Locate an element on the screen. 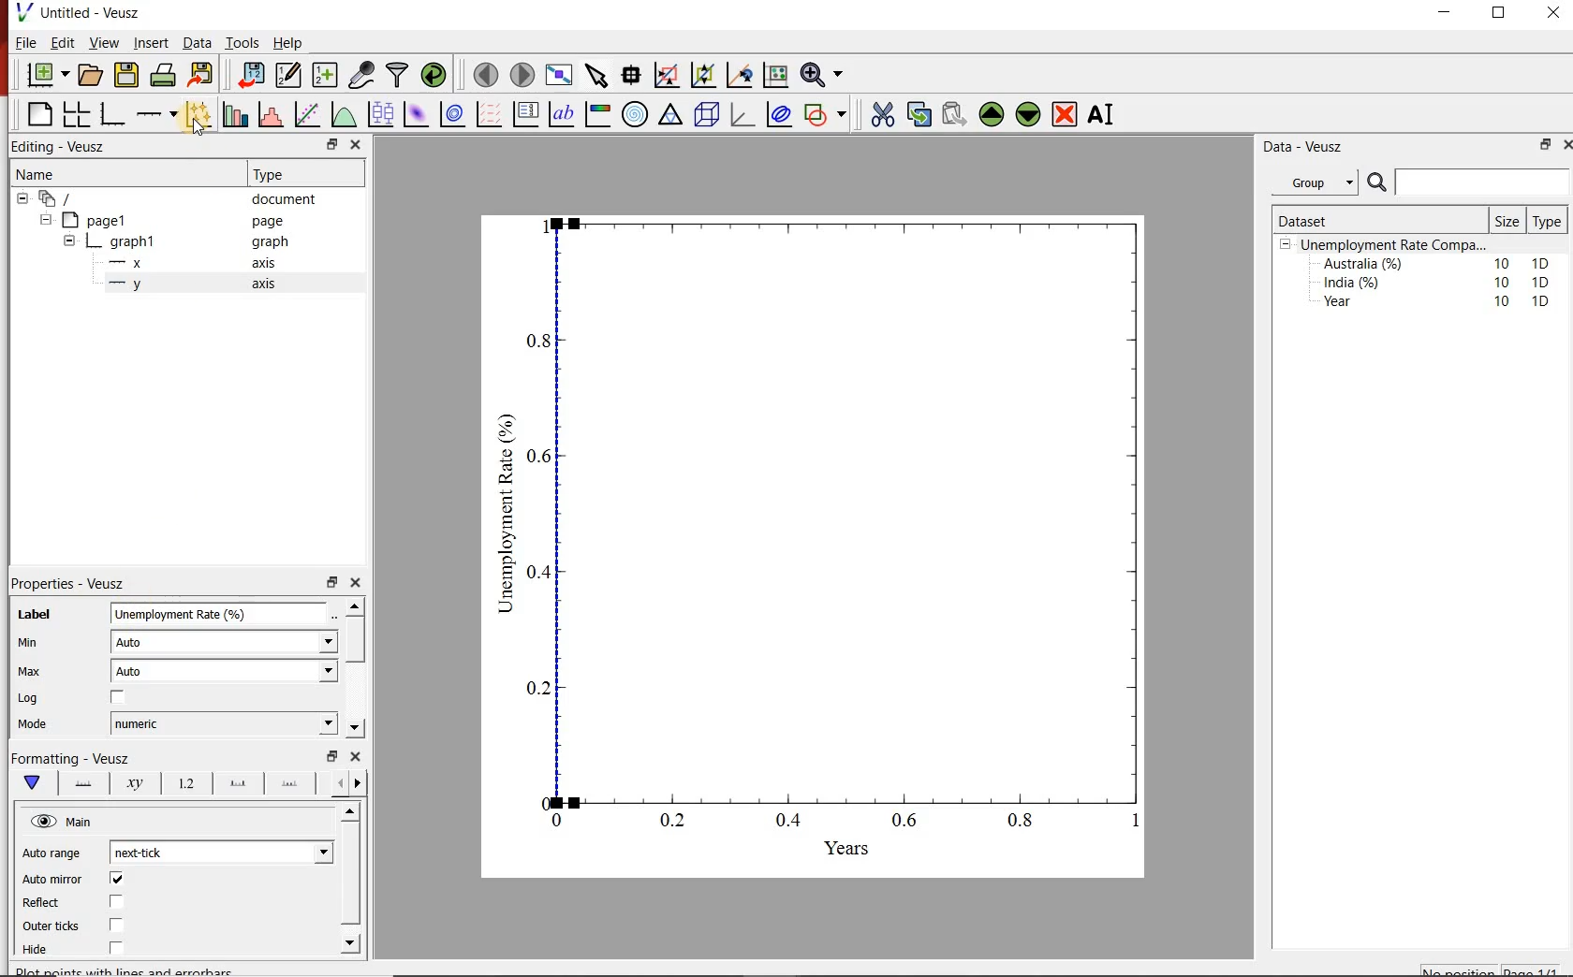  cursor is located at coordinates (203, 129).